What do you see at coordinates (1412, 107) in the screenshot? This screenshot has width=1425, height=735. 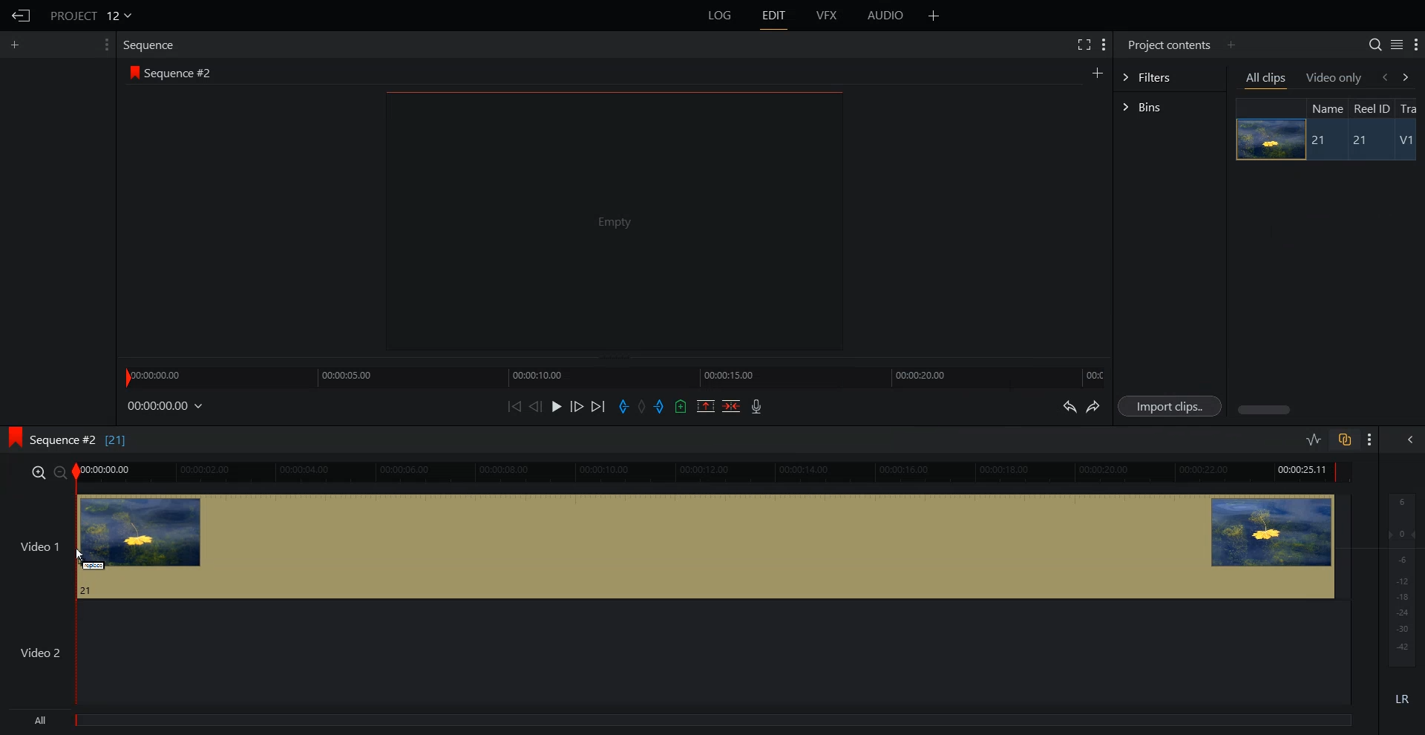 I see `Tra` at bounding box center [1412, 107].